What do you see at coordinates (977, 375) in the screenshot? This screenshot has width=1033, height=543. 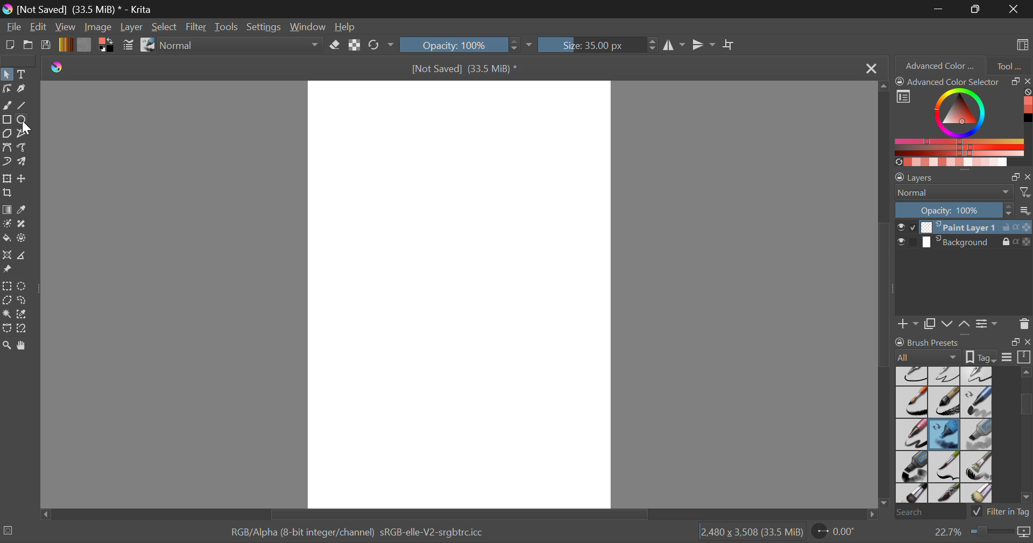 I see `Ink-4 Pen Rough` at bounding box center [977, 375].